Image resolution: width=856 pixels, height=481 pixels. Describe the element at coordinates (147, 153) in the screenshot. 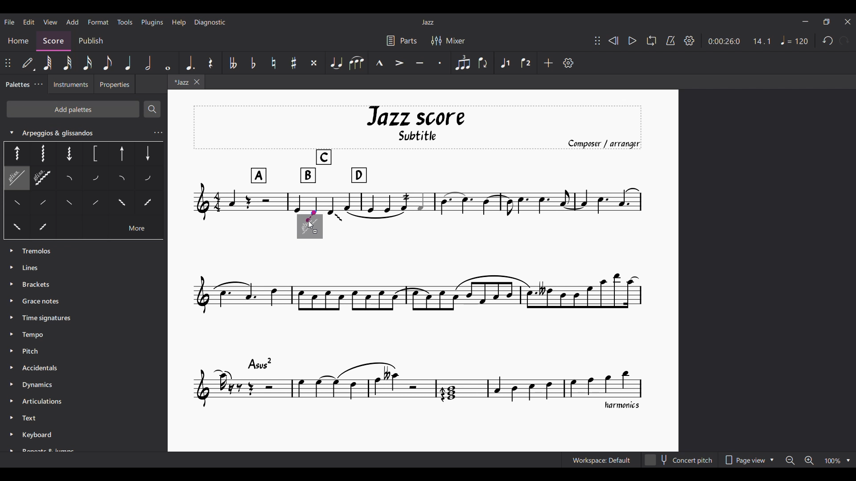

I see `Plate 6` at that location.